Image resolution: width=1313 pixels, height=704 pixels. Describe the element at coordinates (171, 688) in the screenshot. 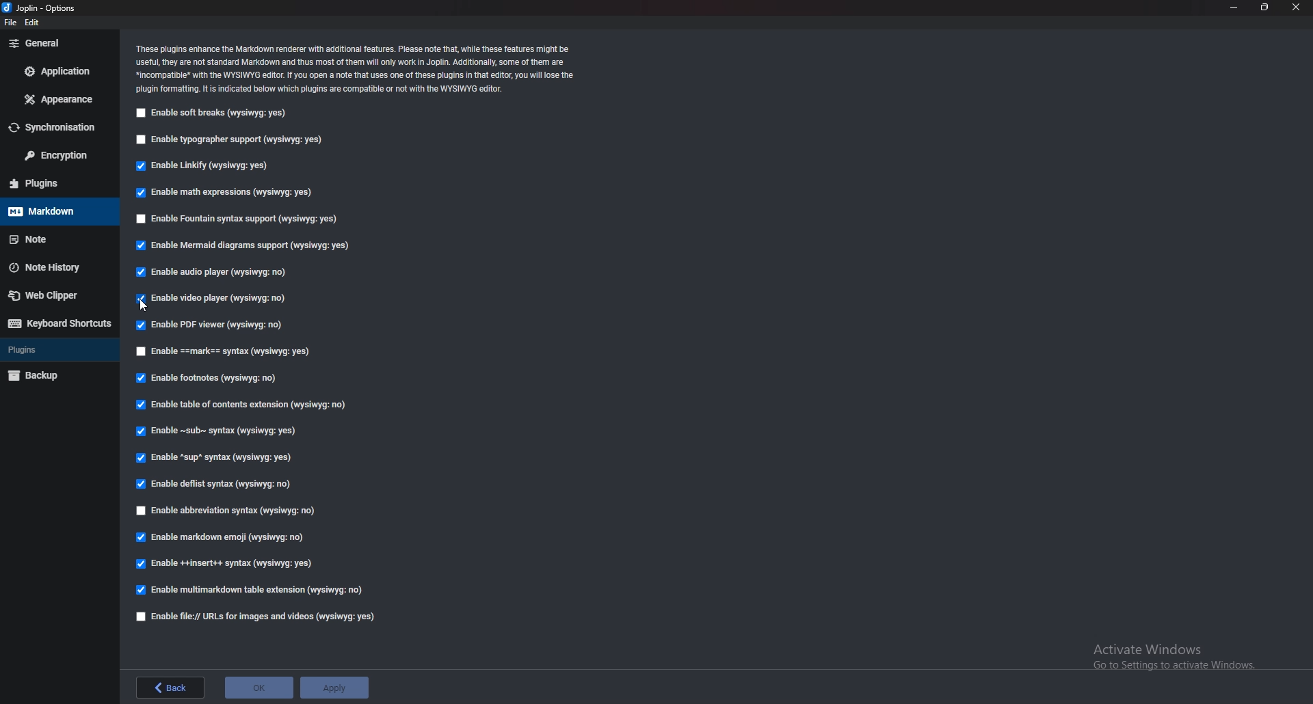

I see `back` at that location.